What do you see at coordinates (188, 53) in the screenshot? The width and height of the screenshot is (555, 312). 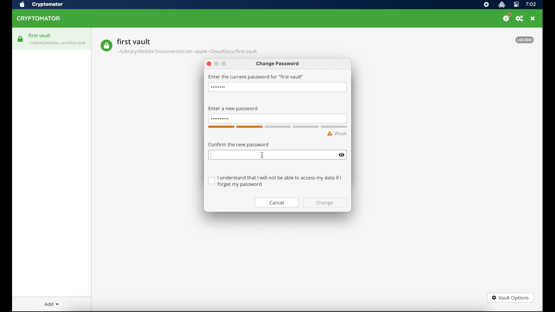 I see `vault location` at bounding box center [188, 53].